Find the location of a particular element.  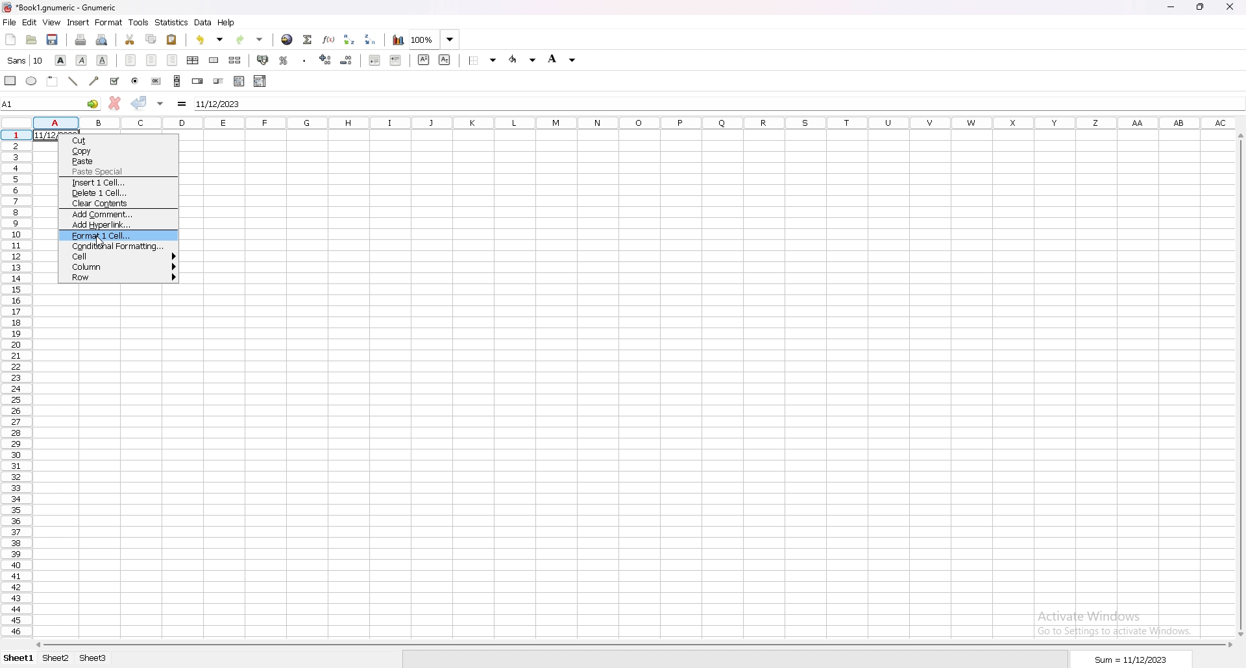

copy is located at coordinates (153, 38).